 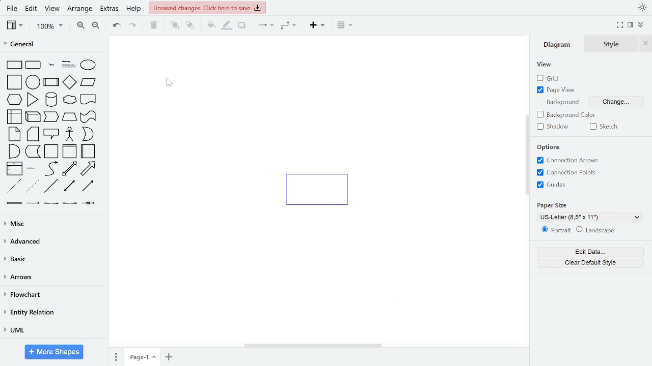 I want to click on guides, so click(x=566, y=185).